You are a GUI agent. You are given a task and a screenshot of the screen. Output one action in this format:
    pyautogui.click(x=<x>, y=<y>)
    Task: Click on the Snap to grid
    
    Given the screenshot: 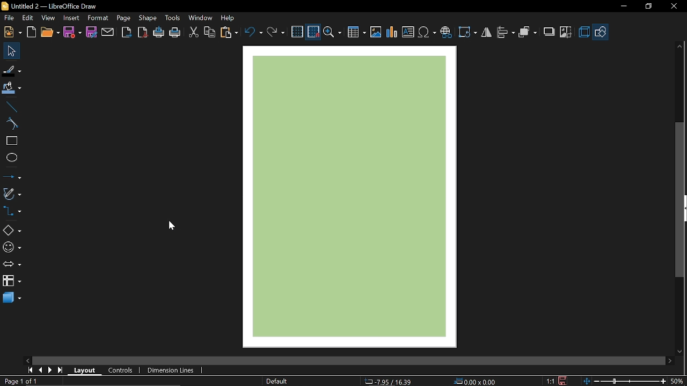 What is the action you would take?
    pyautogui.click(x=313, y=32)
    